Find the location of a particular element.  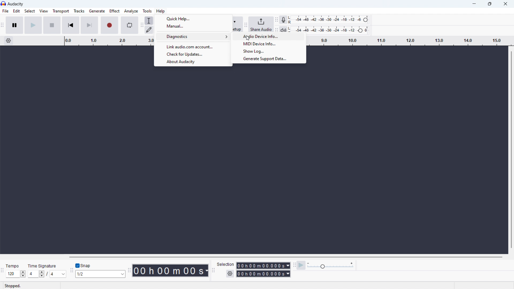

recording is located at coordinates (109, 25).